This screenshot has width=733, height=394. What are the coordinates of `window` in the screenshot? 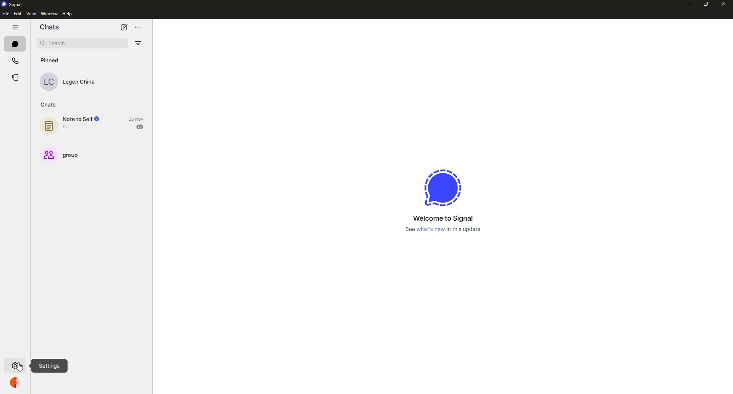 It's located at (49, 14).